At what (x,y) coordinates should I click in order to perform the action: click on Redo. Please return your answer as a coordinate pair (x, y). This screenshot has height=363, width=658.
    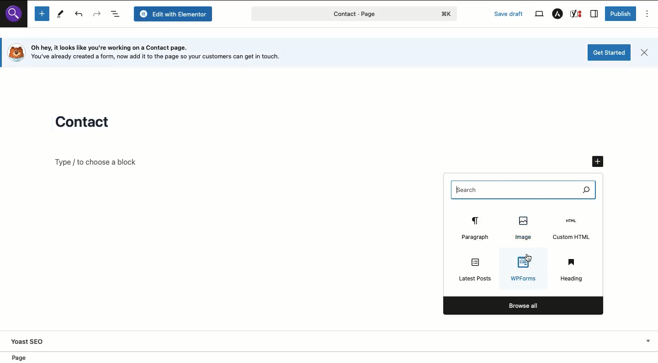
    Looking at the image, I should click on (97, 15).